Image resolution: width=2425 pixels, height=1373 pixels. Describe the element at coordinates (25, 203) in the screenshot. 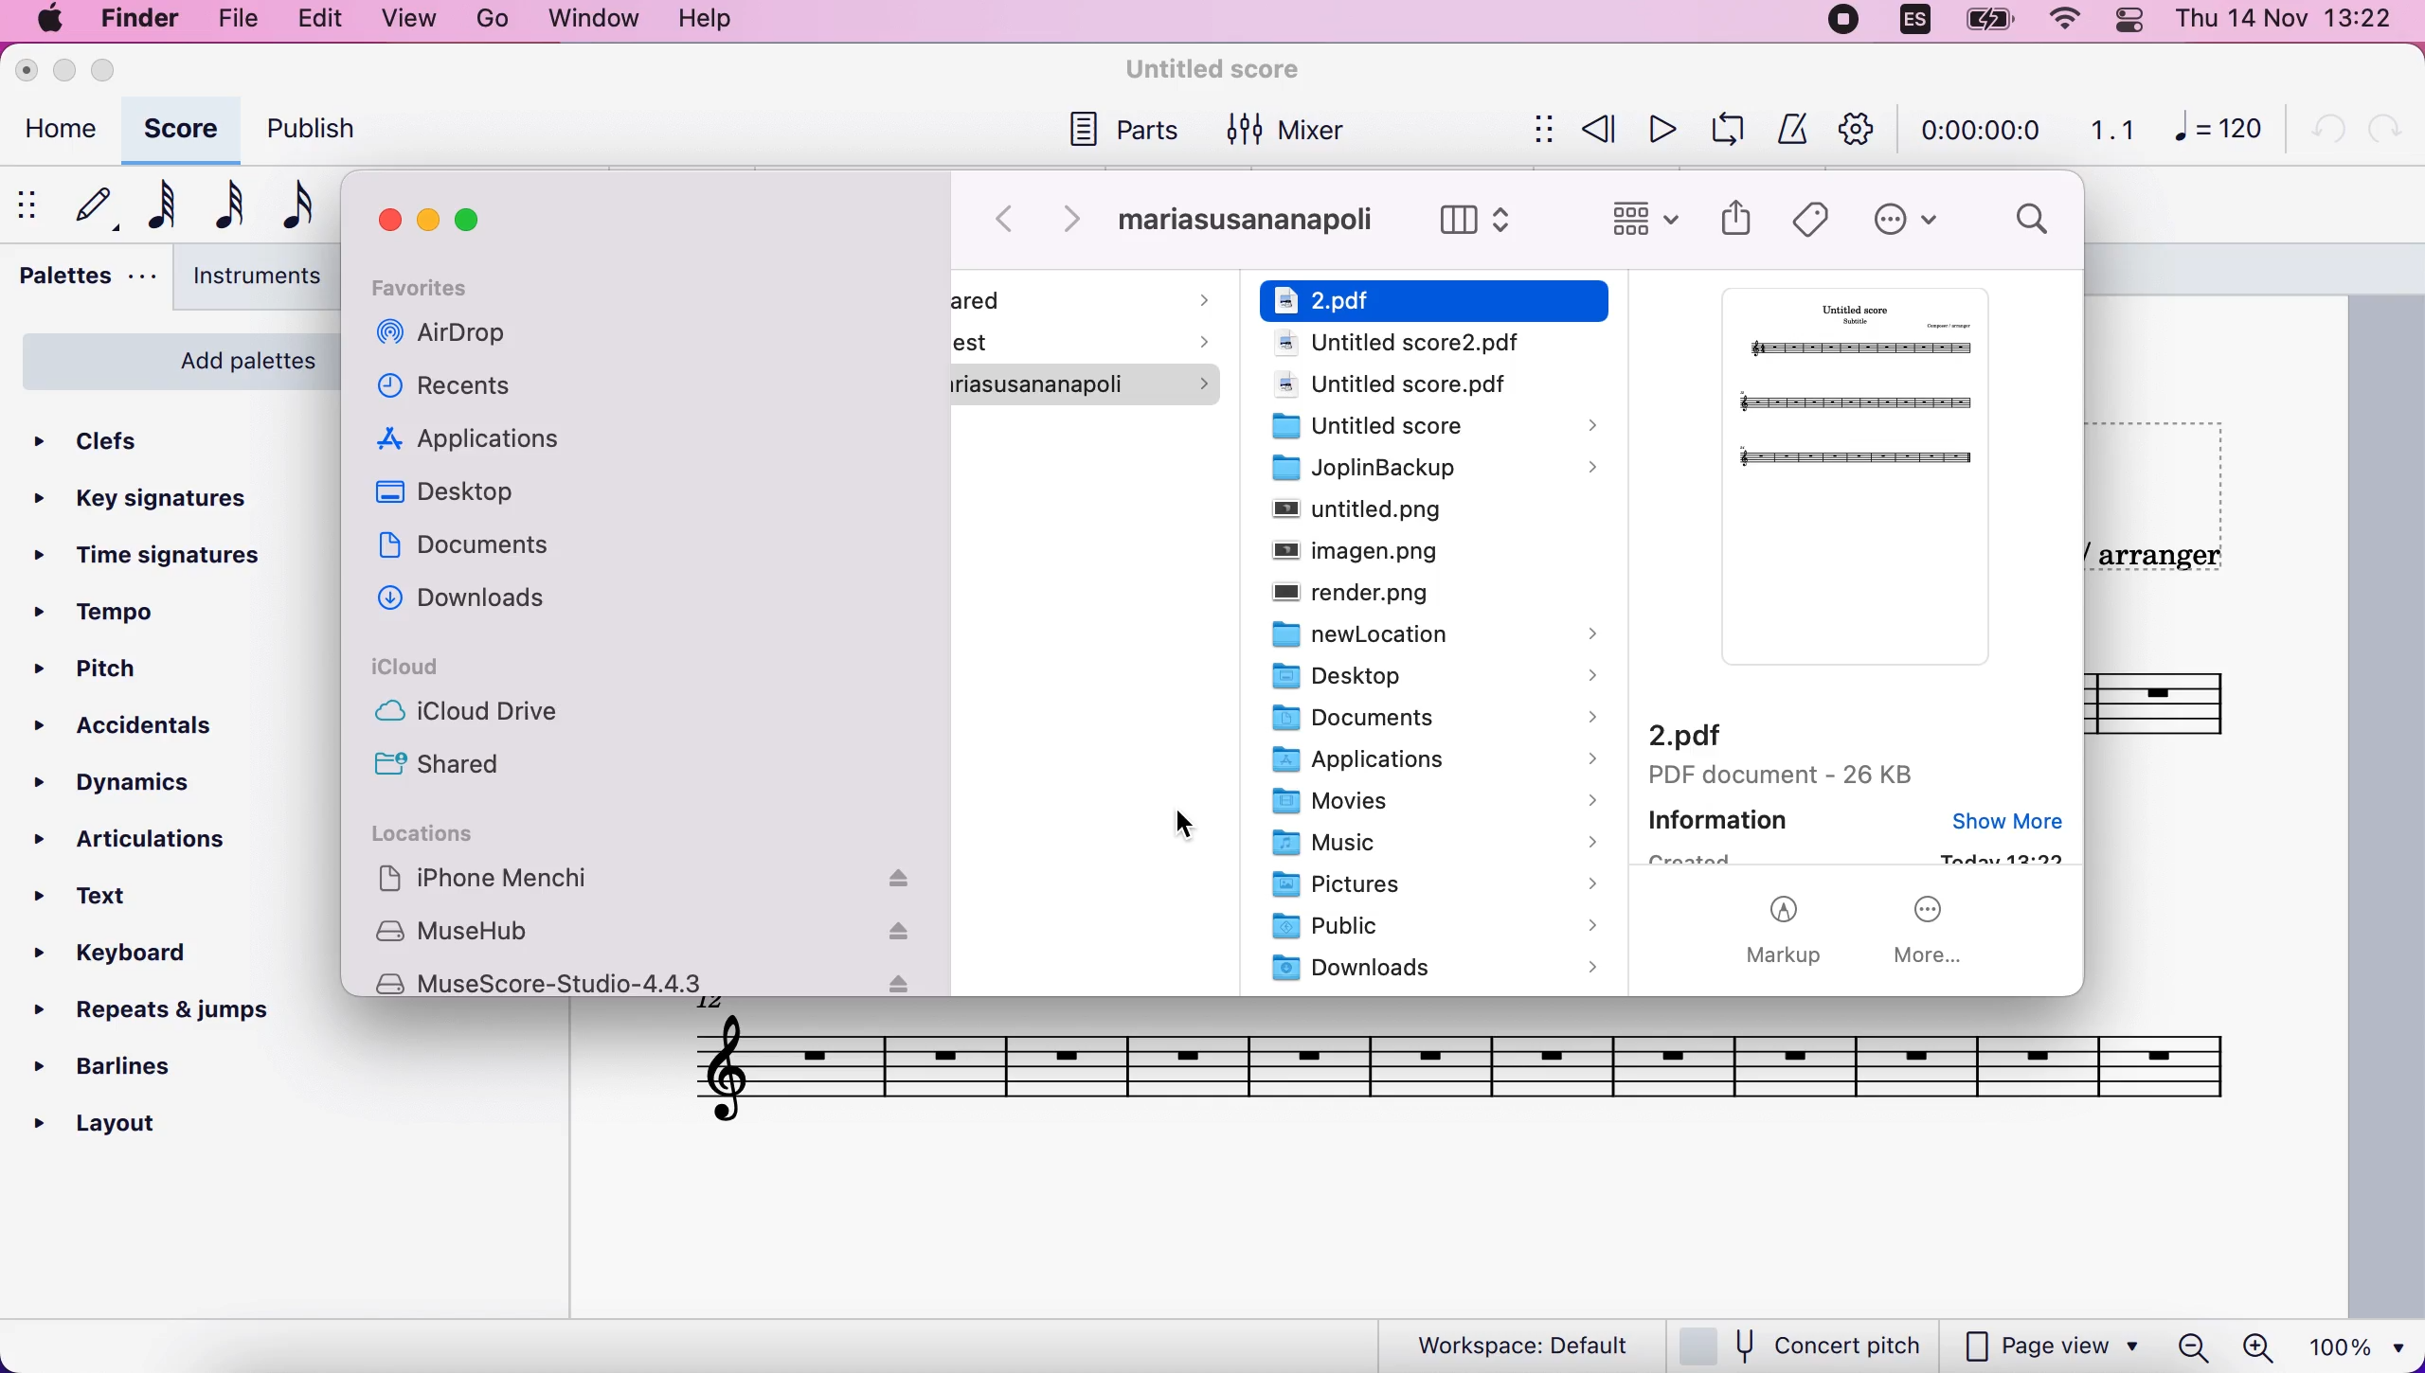

I see `show/hide` at that location.